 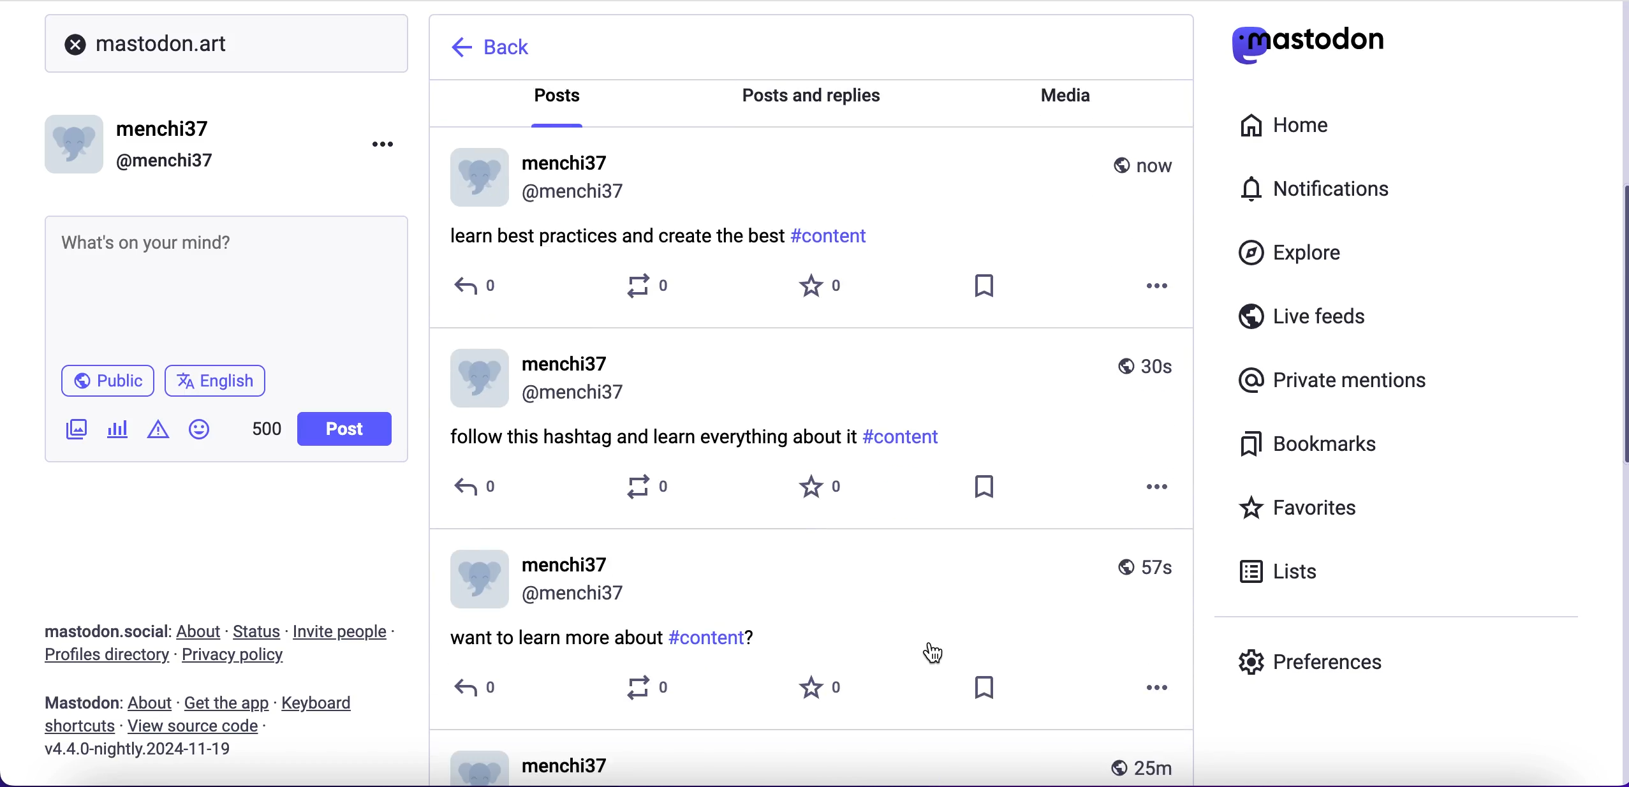 I want to click on 0 favorites, so click(x=816, y=288).